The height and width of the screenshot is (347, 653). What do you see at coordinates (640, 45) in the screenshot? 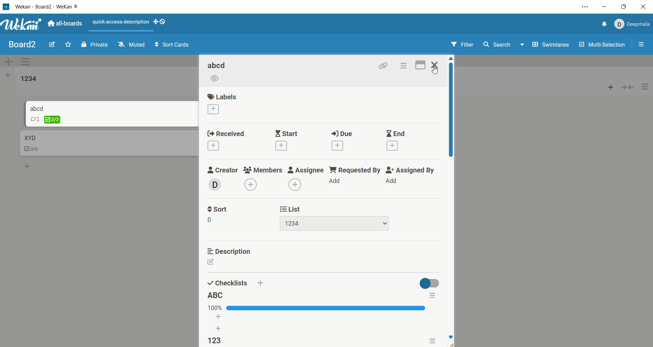
I see `options` at bounding box center [640, 45].